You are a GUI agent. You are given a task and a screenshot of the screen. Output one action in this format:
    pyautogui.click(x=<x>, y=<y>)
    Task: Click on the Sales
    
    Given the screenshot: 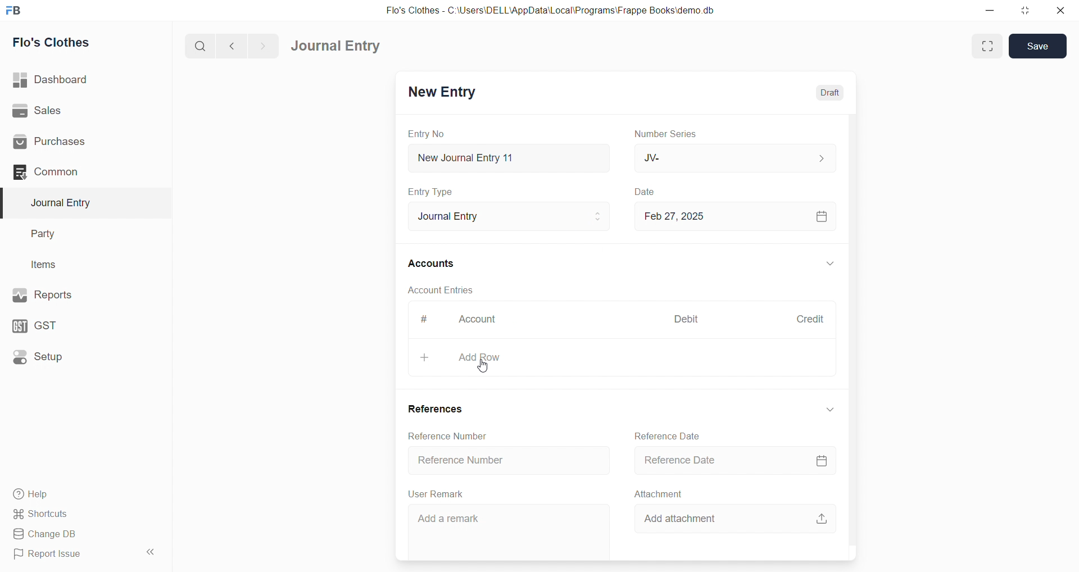 What is the action you would take?
    pyautogui.click(x=67, y=110)
    